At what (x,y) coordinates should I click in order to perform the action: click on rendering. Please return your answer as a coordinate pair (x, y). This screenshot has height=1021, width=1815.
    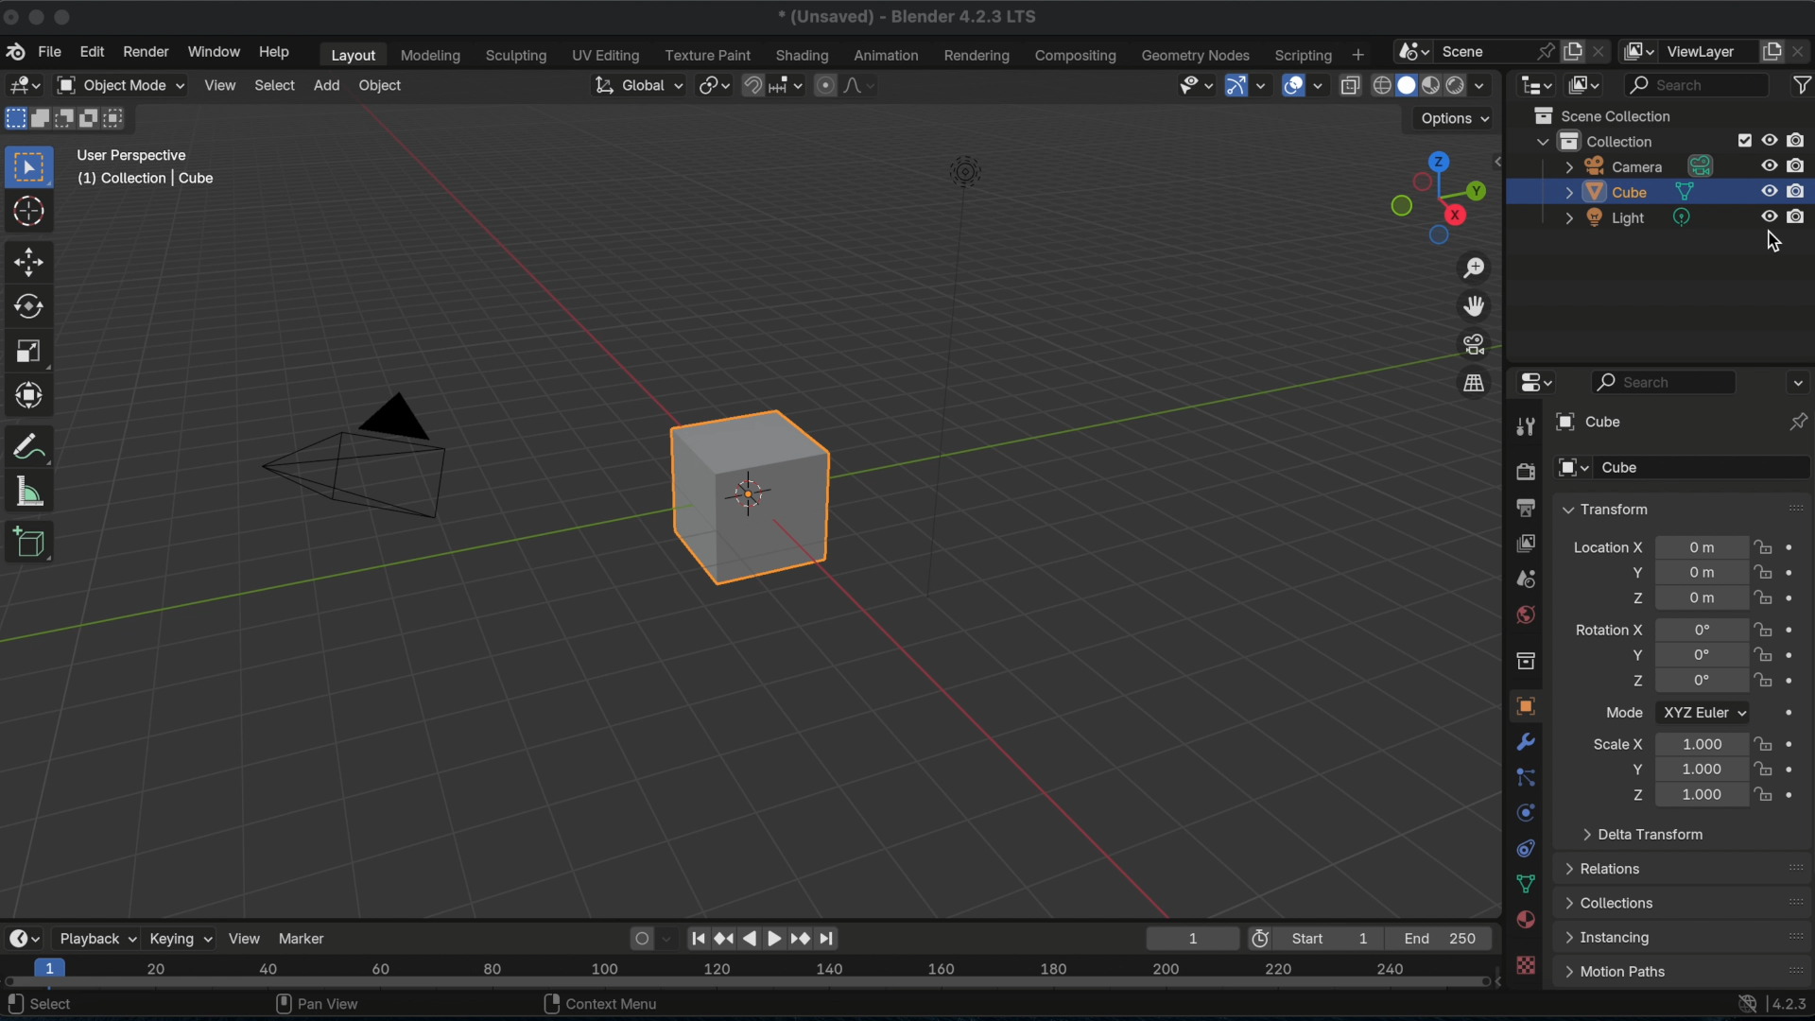
    Looking at the image, I should click on (979, 55).